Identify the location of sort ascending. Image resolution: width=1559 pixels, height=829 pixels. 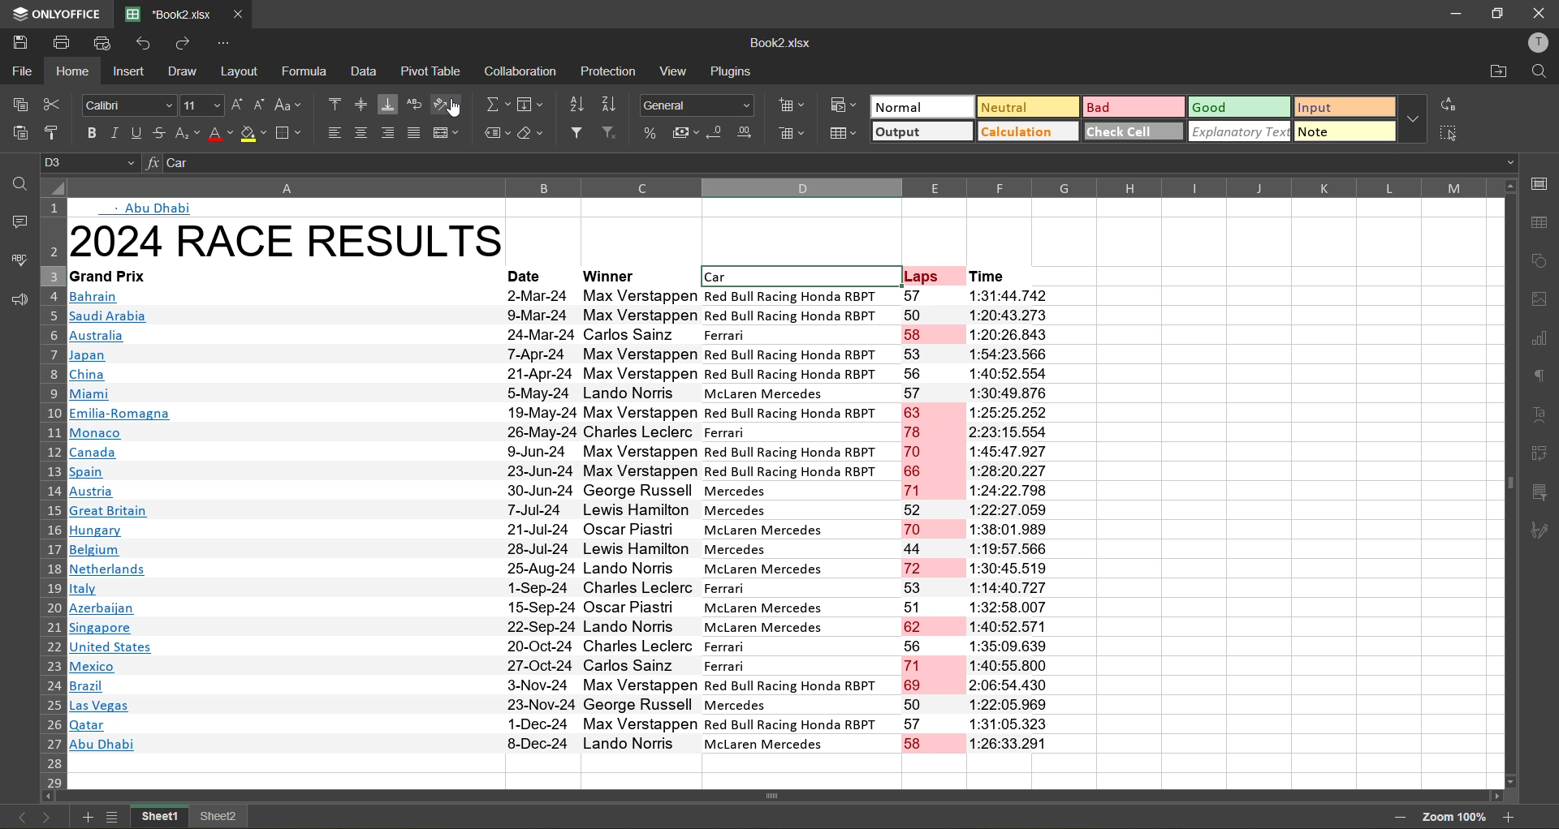
(578, 106).